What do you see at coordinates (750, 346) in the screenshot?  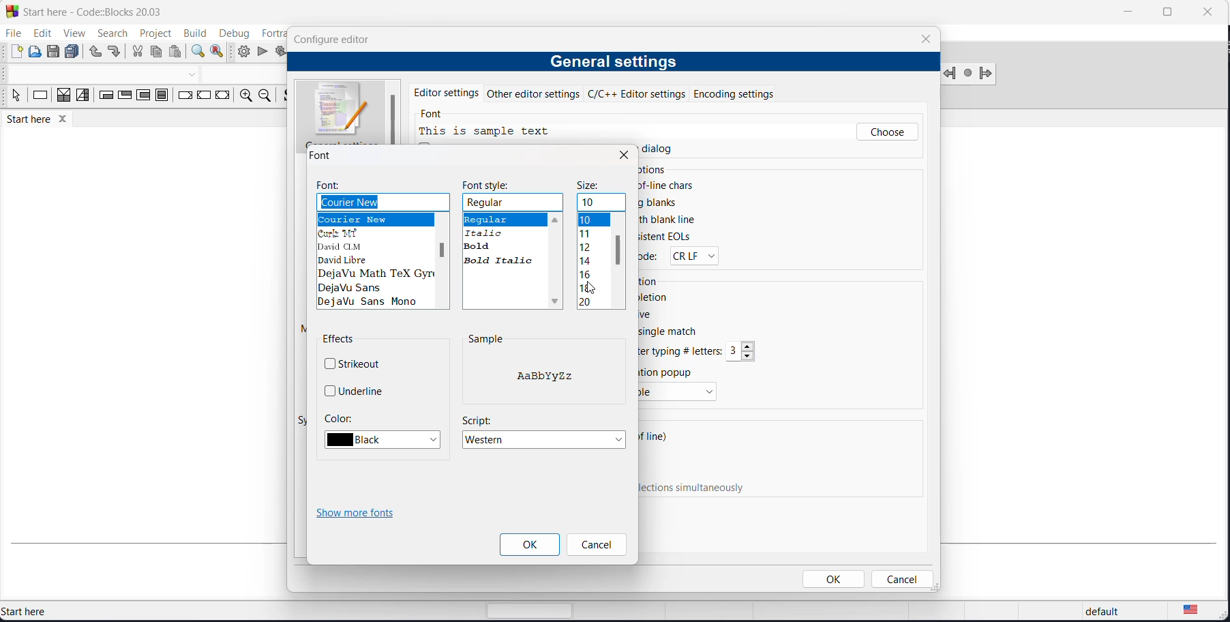 I see `increment ` at bounding box center [750, 346].